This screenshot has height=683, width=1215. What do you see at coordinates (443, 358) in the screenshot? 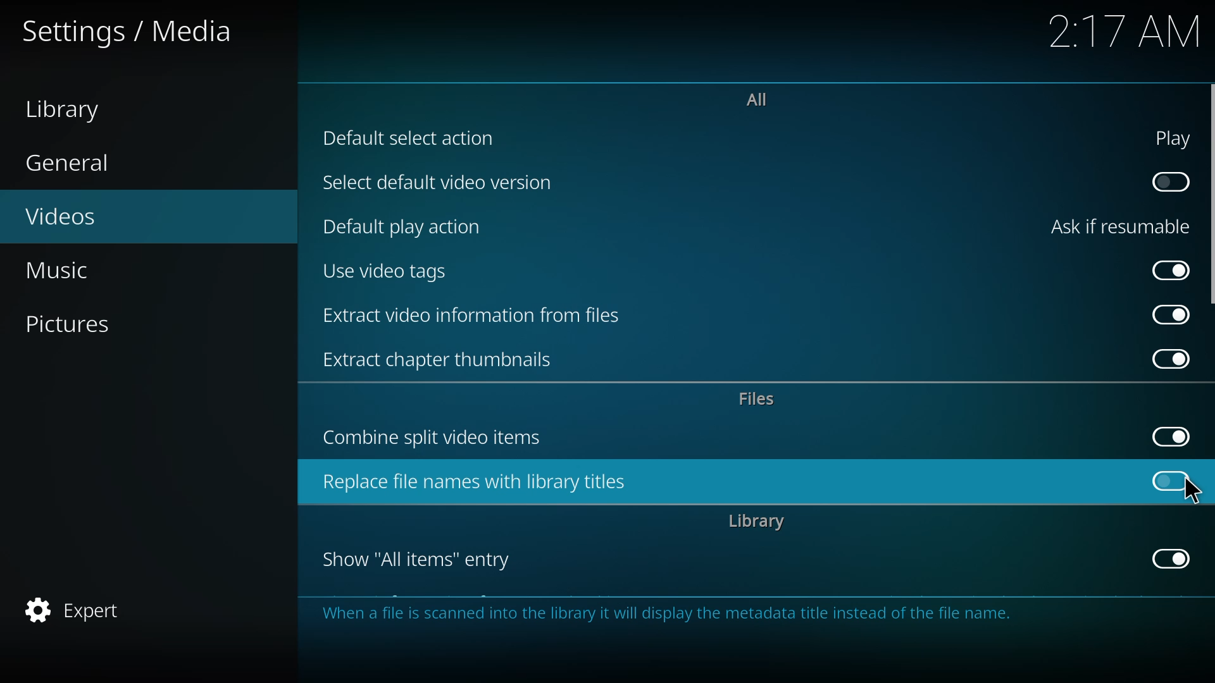
I see `extract chapter thumbnails` at bounding box center [443, 358].